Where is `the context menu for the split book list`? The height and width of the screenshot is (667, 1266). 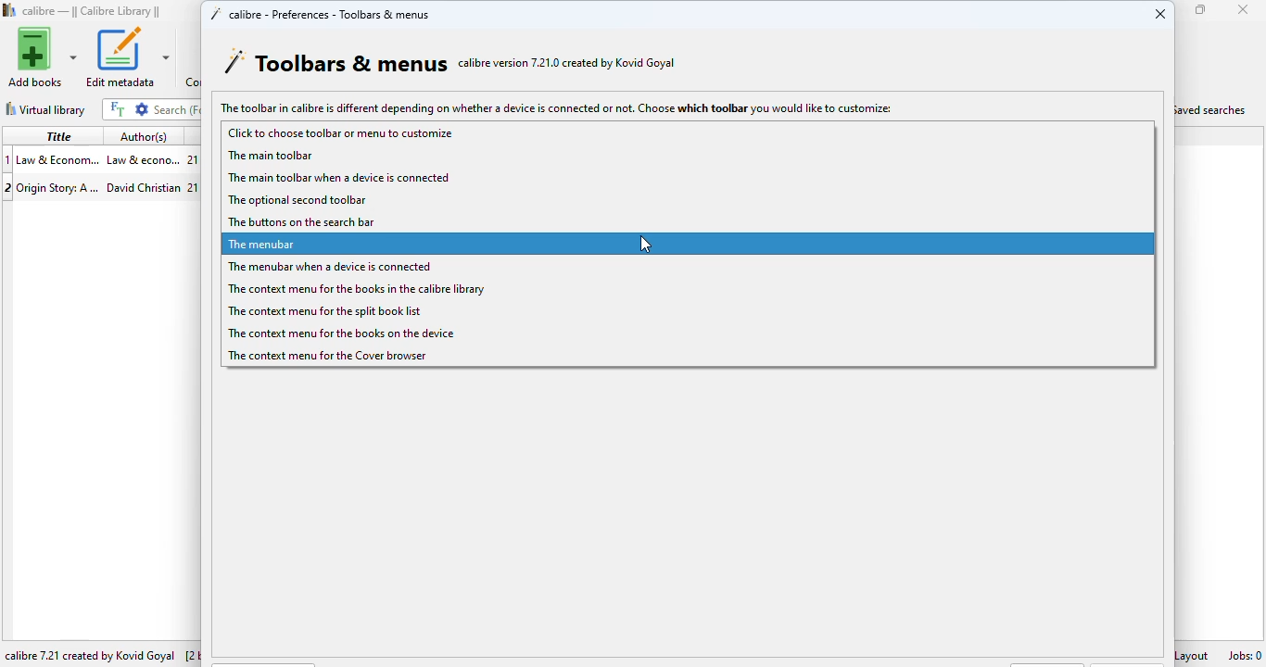
the context menu for the split book list is located at coordinates (324, 311).